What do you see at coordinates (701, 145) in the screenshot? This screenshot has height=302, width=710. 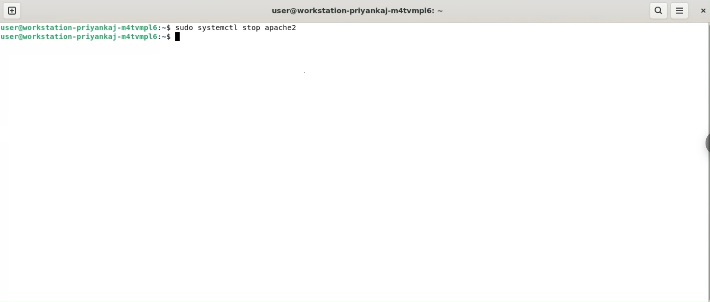 I see `chrome options` at bounding box center [701, 145].